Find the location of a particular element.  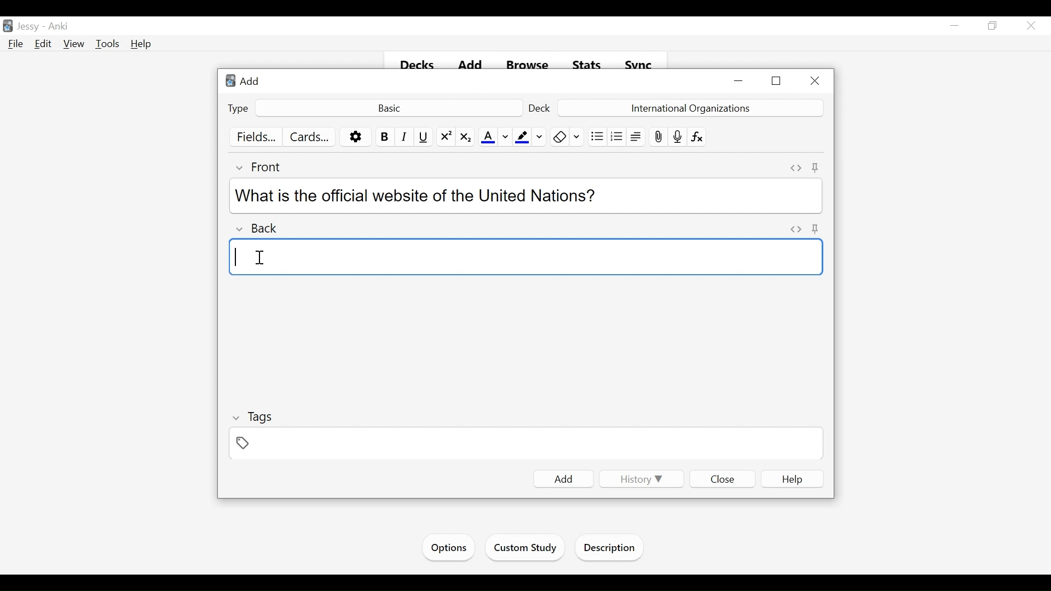

Pin is located at coordinates (816, 229).